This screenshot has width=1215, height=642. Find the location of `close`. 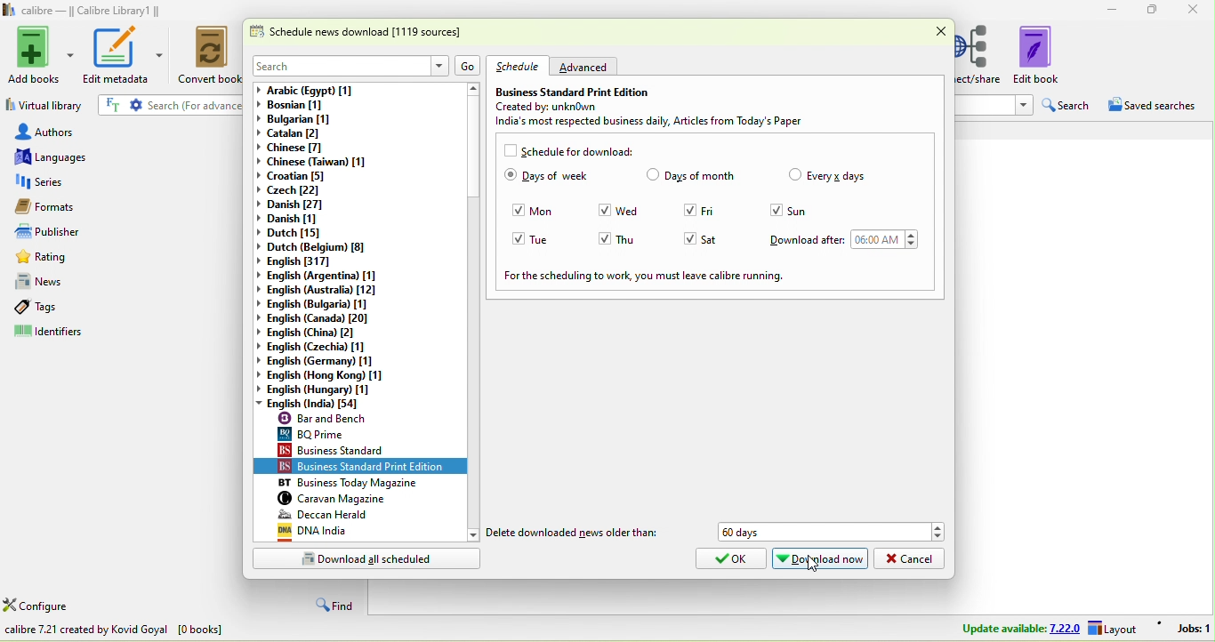

close is located at coordinates (1193, 11).